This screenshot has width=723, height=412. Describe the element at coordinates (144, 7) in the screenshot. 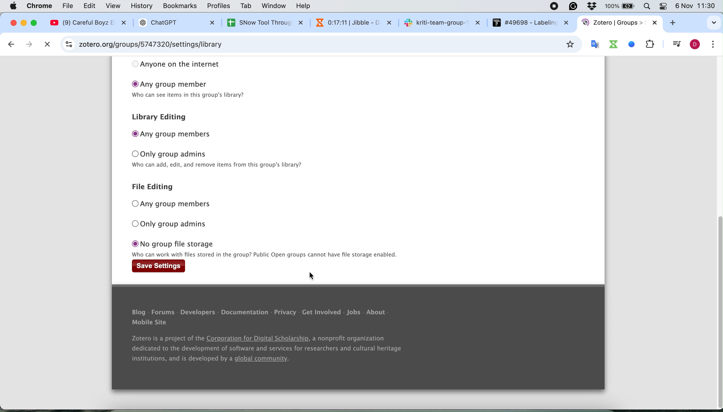

I see `history` at that location.